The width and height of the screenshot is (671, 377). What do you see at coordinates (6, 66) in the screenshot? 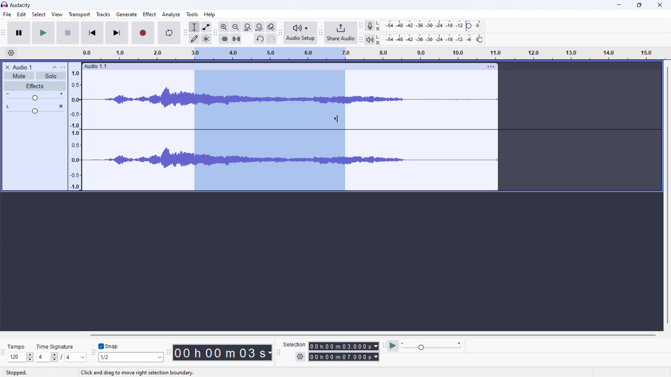
I see `close audio` at bounding box center [6, 66].